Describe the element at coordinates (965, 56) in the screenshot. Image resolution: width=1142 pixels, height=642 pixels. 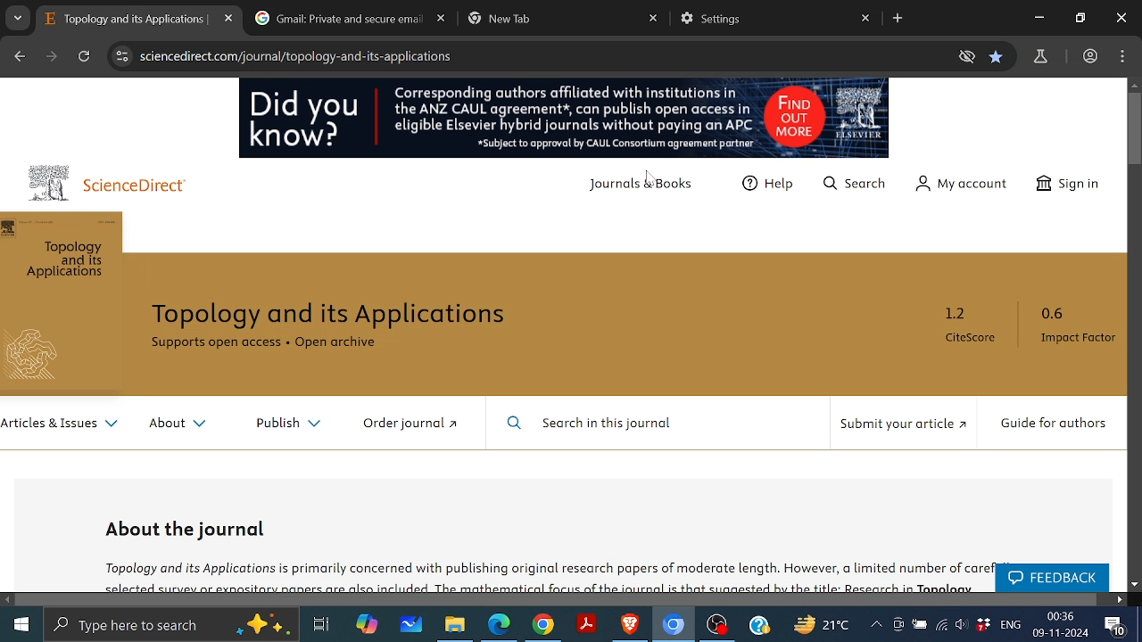
I see `hide` at that location.